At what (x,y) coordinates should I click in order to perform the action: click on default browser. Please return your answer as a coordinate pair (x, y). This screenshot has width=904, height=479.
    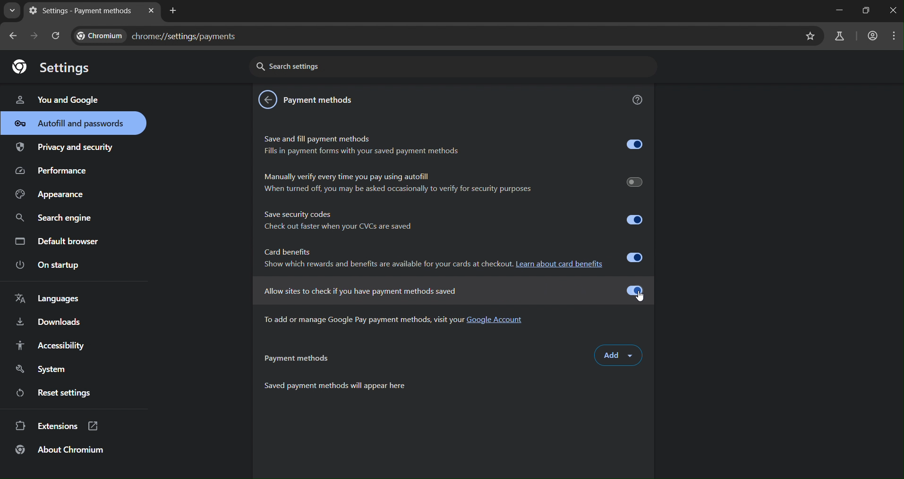
    Looking at the image, I should click on (55, 240).